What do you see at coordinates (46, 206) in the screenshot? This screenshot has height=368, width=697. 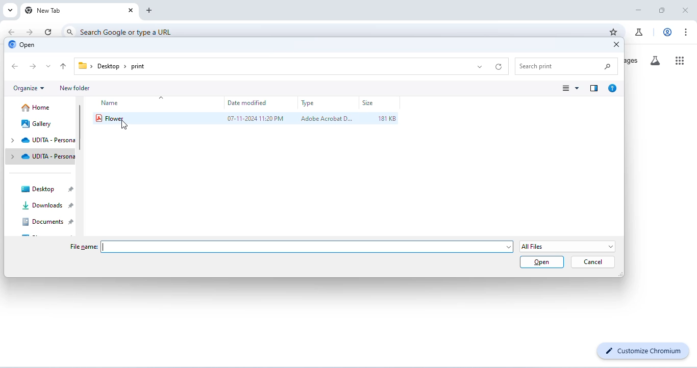 I see `downloads` at bounding box center [46, 206].